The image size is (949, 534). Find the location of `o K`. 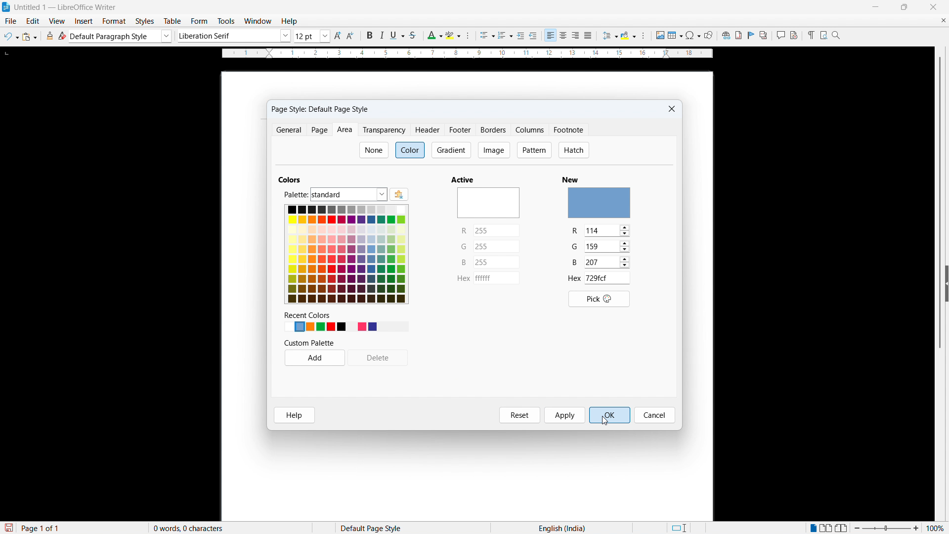

o K is located at coordinates (611, 415).